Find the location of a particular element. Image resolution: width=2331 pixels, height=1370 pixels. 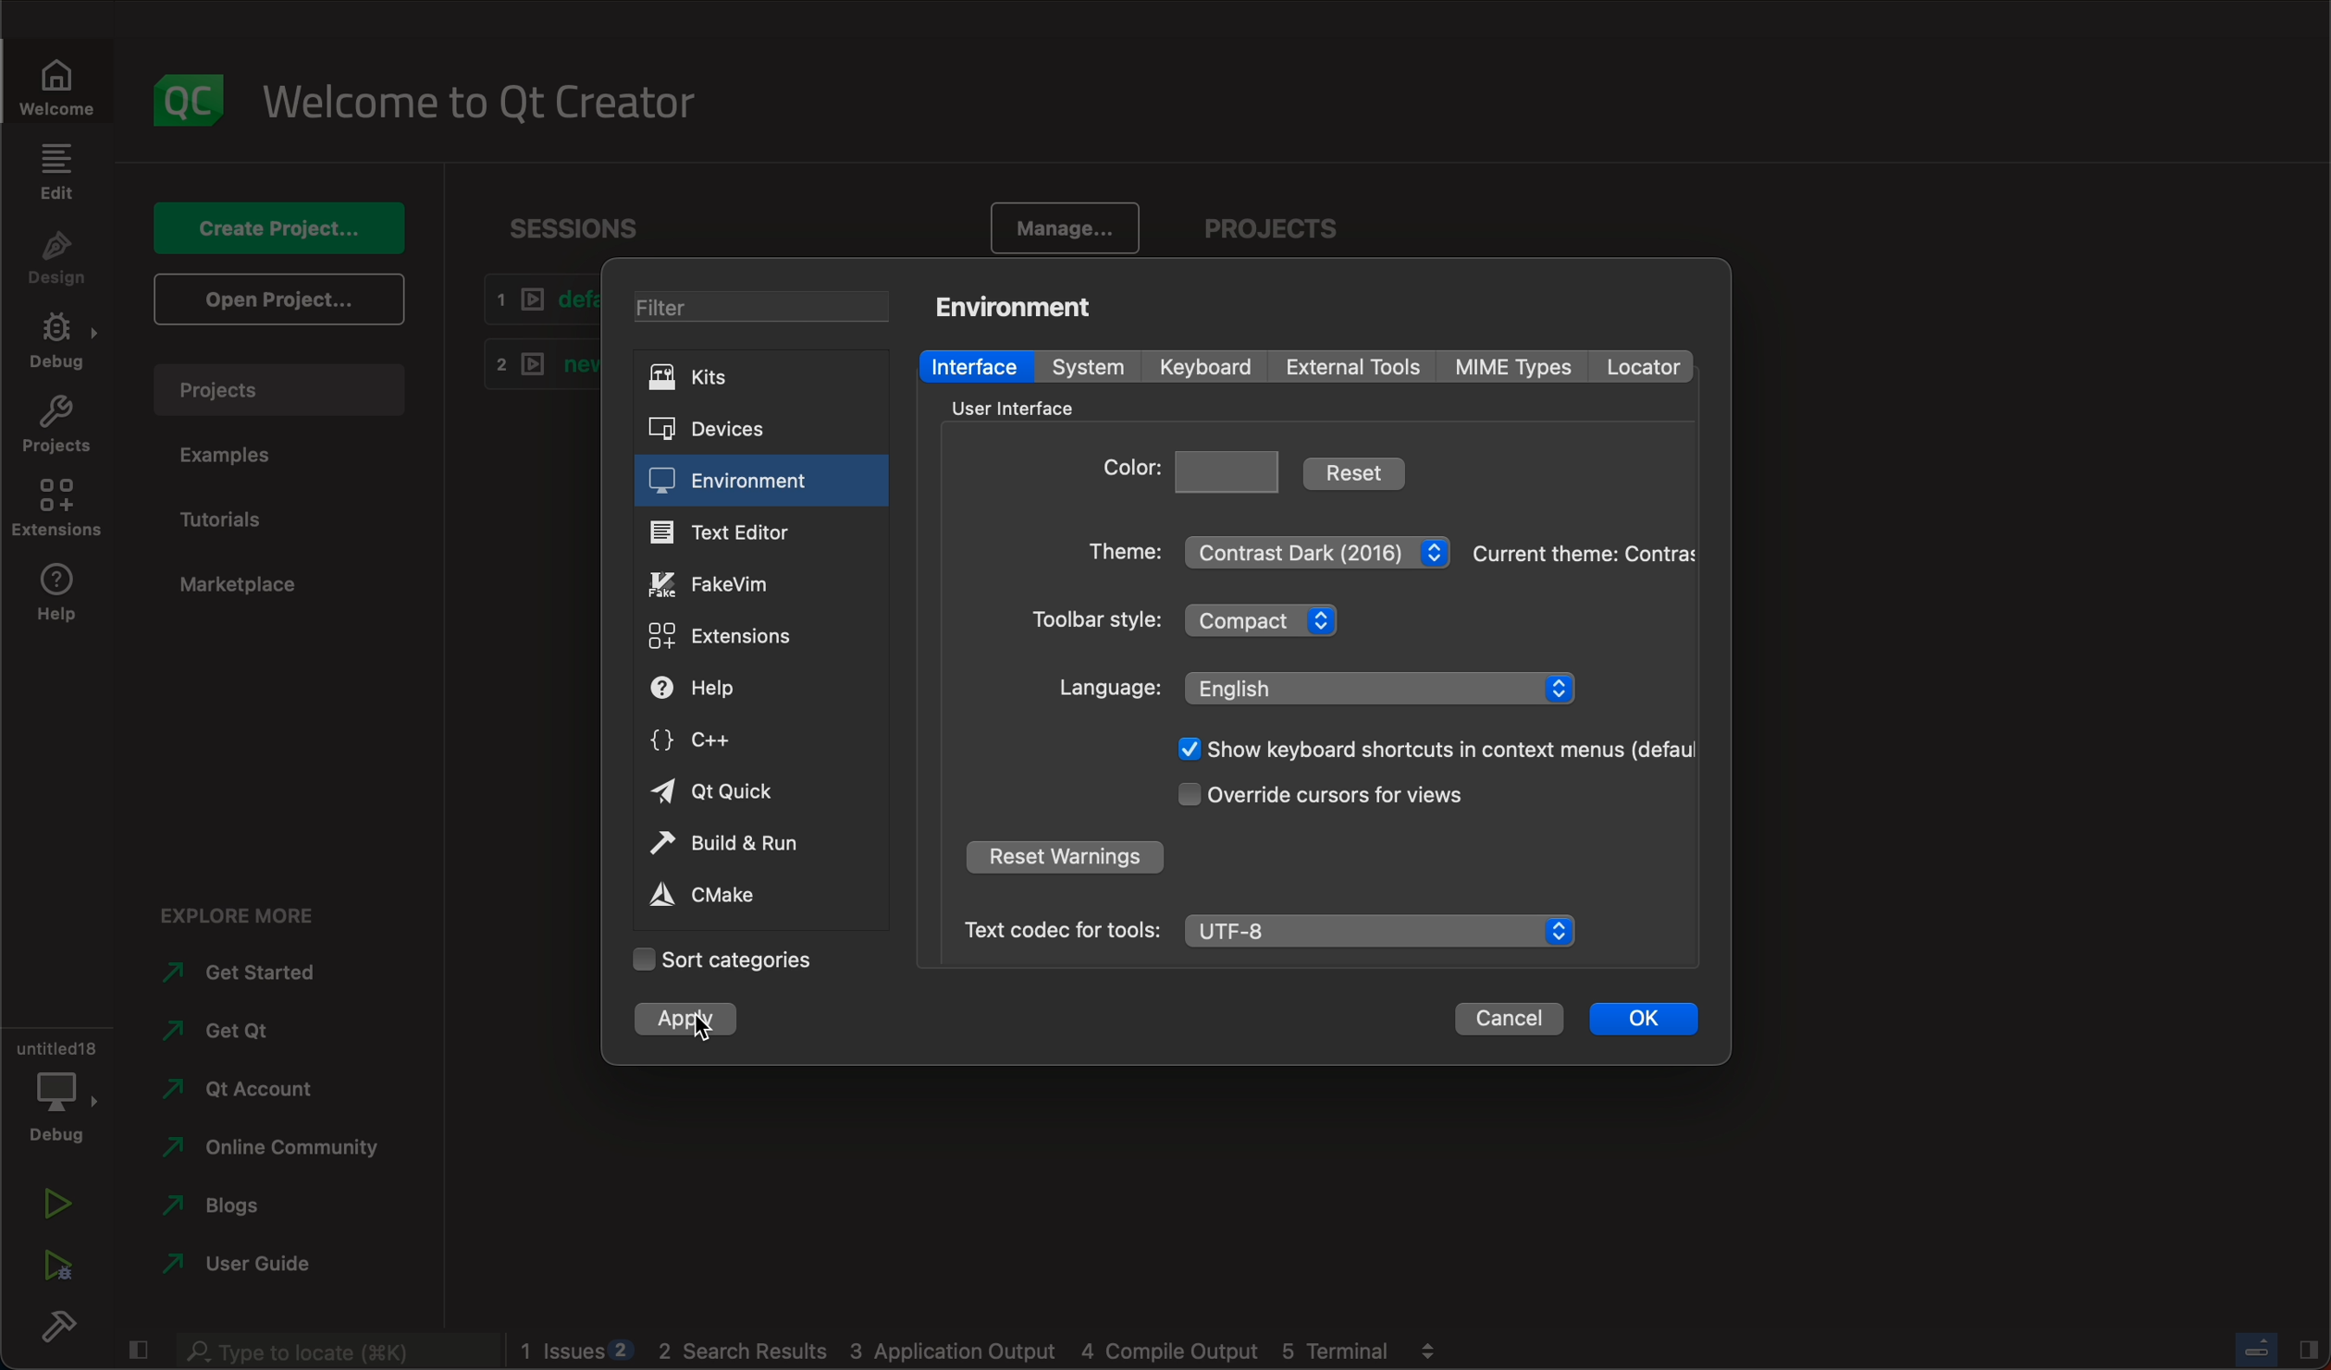

 is located at coordinates (329, 1352).